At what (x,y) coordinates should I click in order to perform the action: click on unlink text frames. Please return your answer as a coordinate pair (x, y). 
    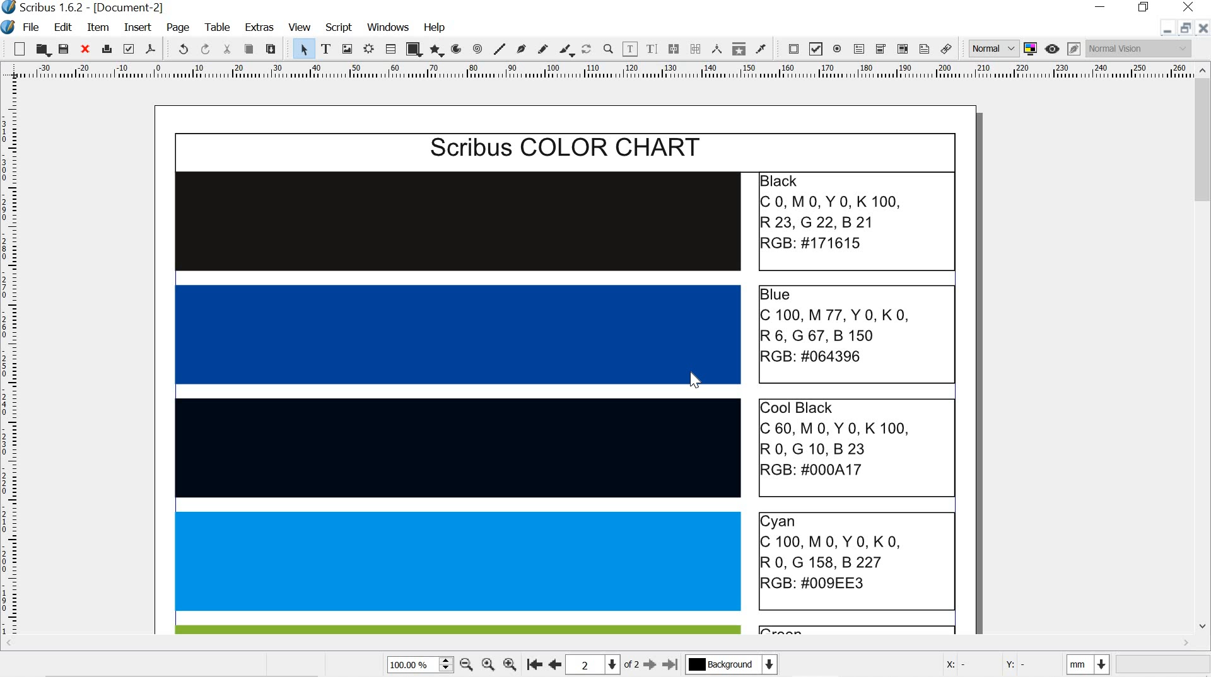
    Looking at the image, I should click on (696, 49).